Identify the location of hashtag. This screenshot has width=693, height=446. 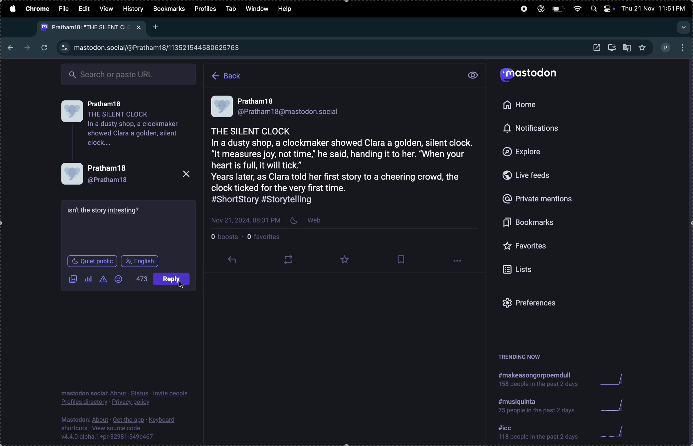
(538, 379).